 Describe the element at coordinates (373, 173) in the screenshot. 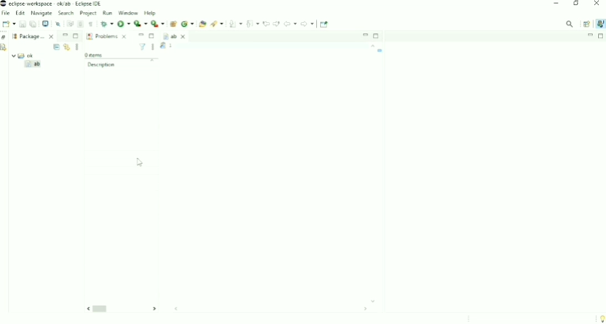

I see `Vertical scrollbar` at that location.